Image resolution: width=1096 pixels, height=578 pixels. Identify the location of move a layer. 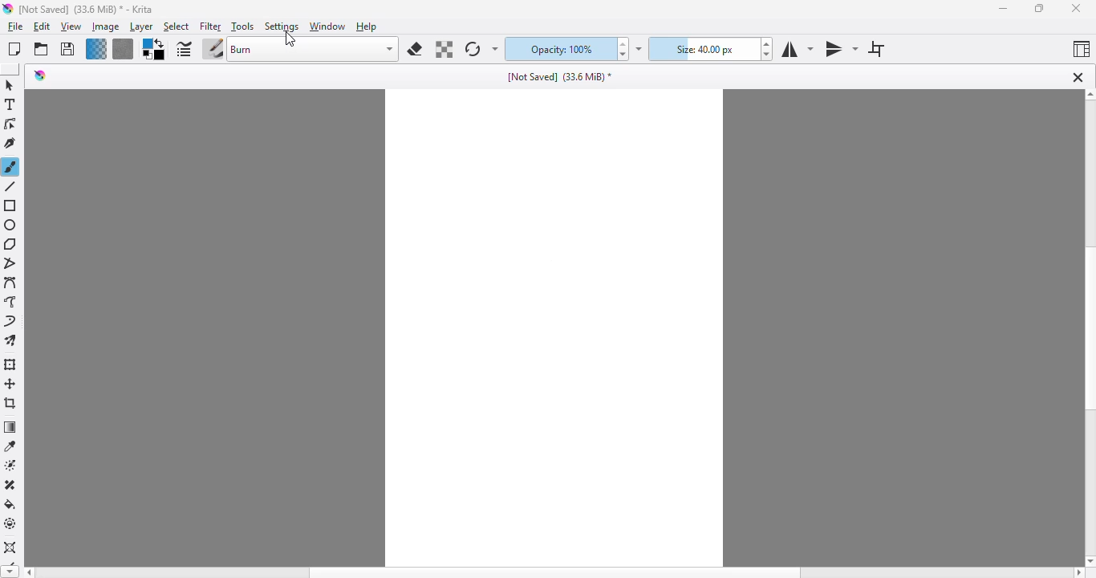
(10, 384).